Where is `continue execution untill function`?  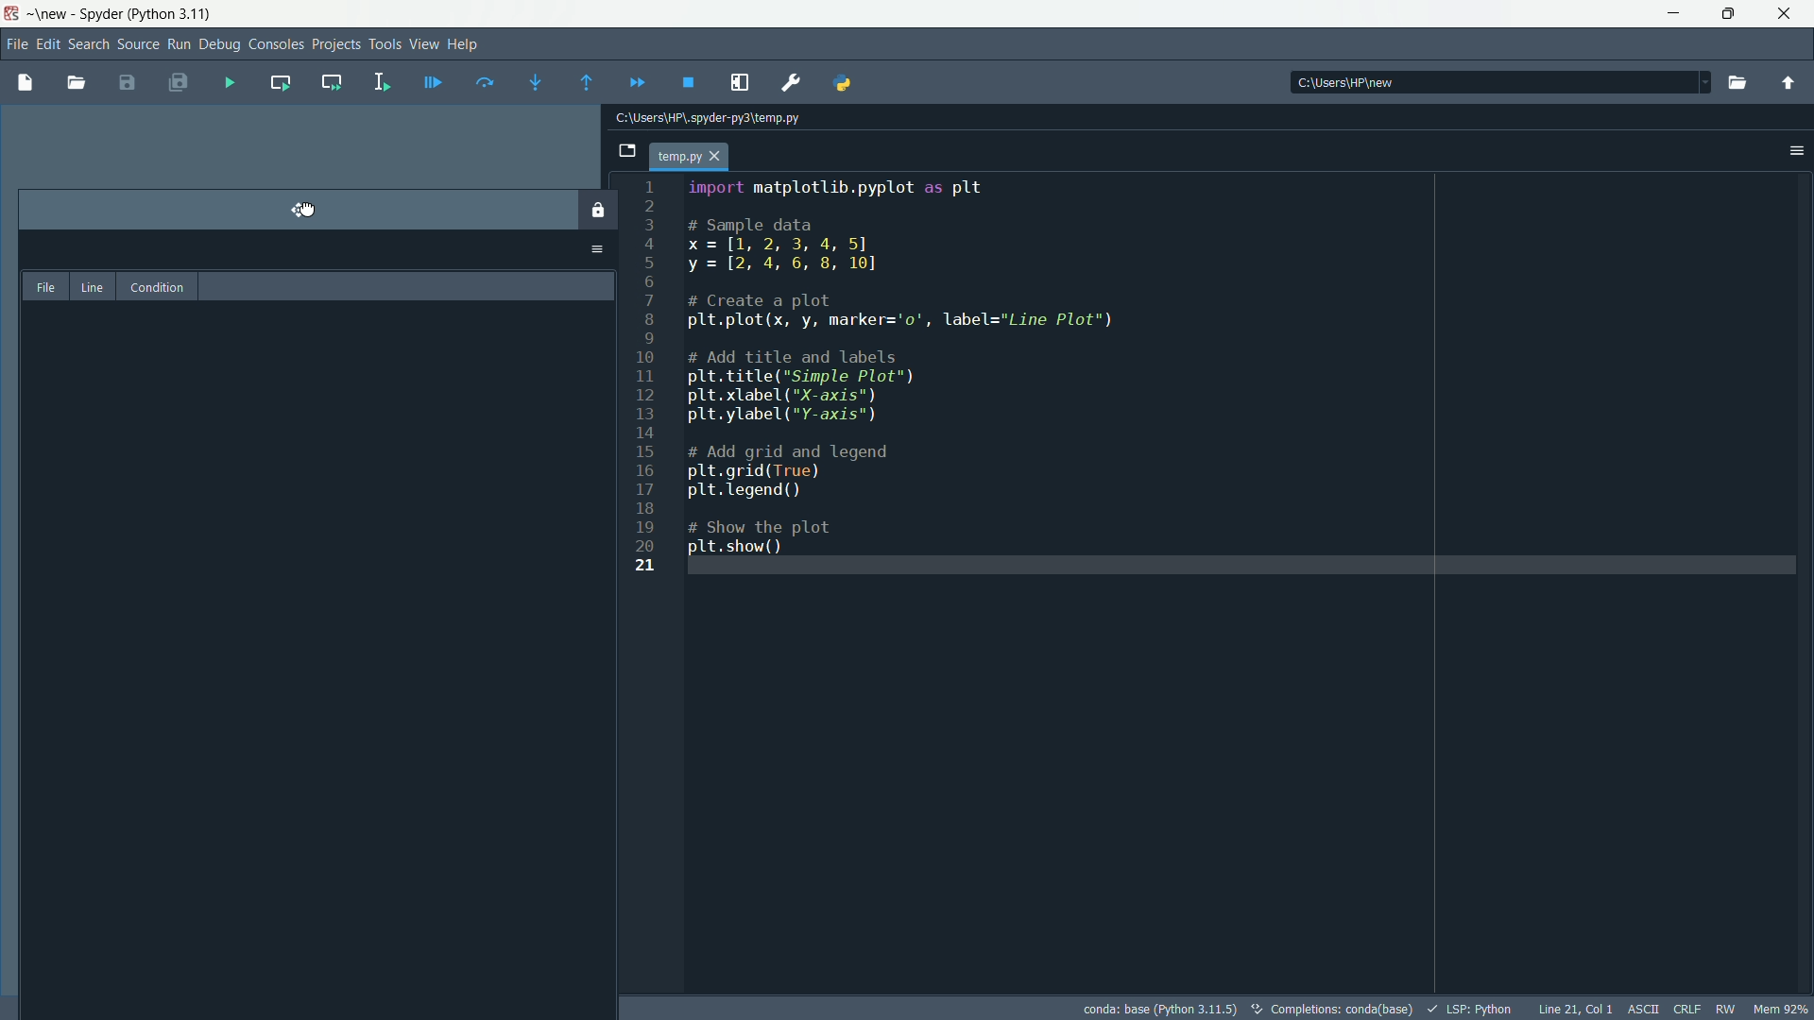
continue execution untill function is located at coordinates (583, 82).